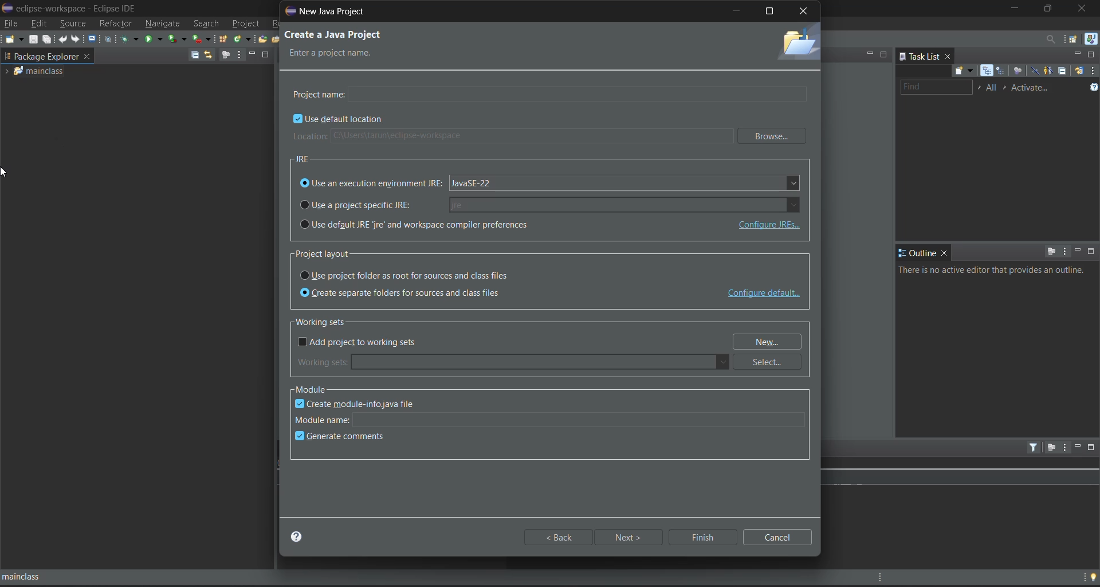 Image resolution: width=1100 pixels, height=587 pixels. What do you see at coordinates (1093, 55) in the screenshot?
I see `maximize` at bounding box center [1093, 55].